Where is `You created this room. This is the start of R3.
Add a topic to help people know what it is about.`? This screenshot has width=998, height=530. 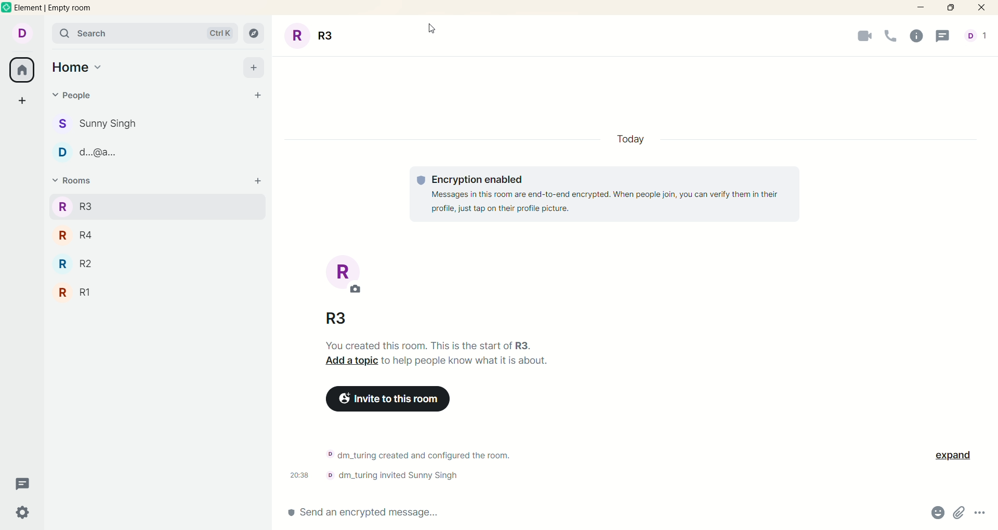
You created this room. This is the start of R3.
Add a topic to help people know what it is about. is located at coordinates (431, 353).